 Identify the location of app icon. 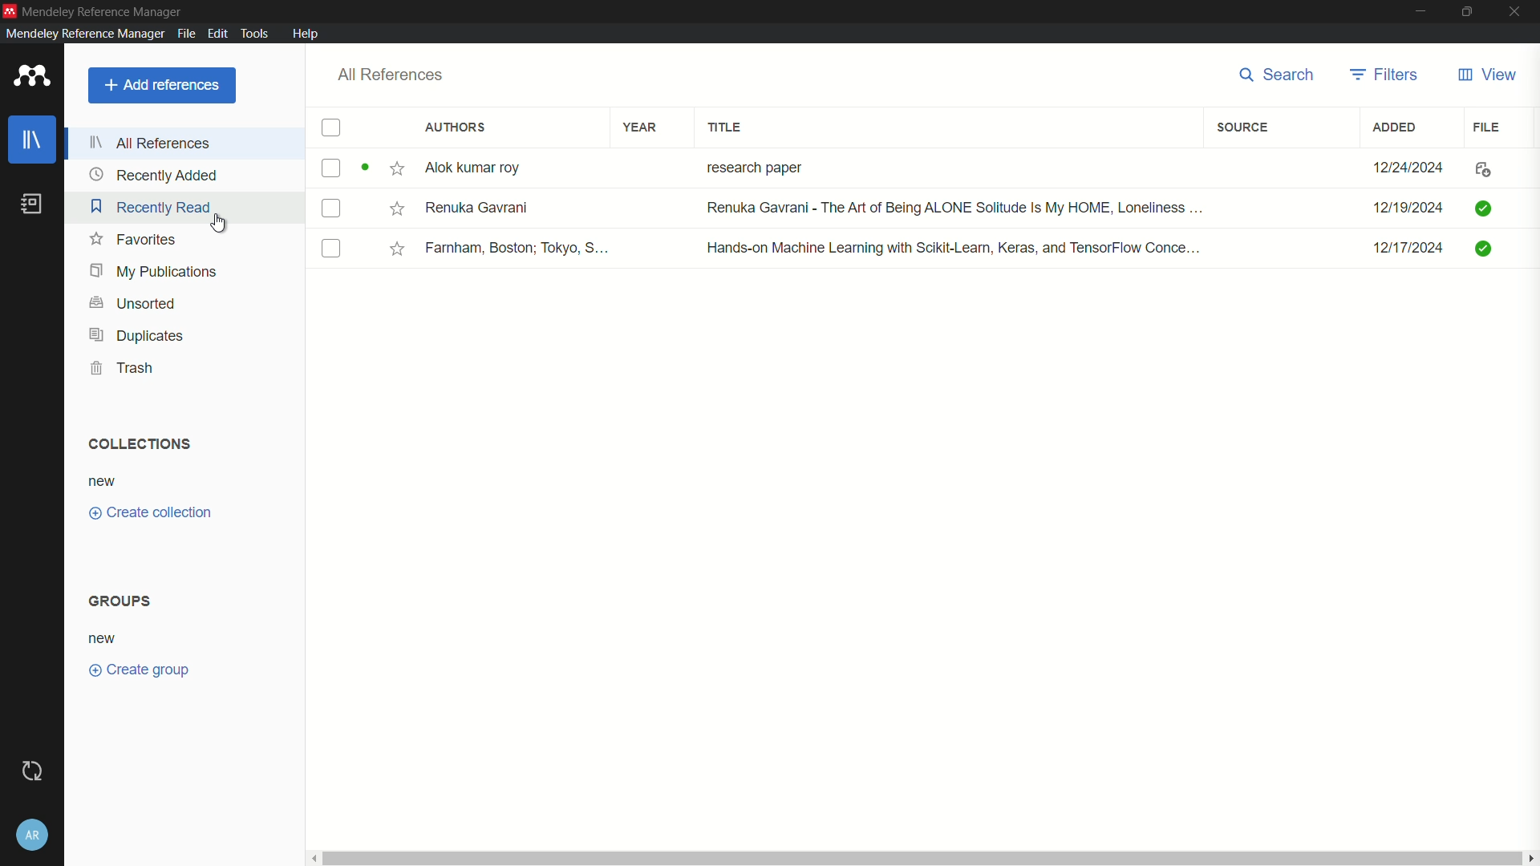
(32, 76).